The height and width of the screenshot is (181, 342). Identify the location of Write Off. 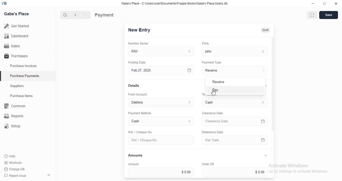
(207, 164).